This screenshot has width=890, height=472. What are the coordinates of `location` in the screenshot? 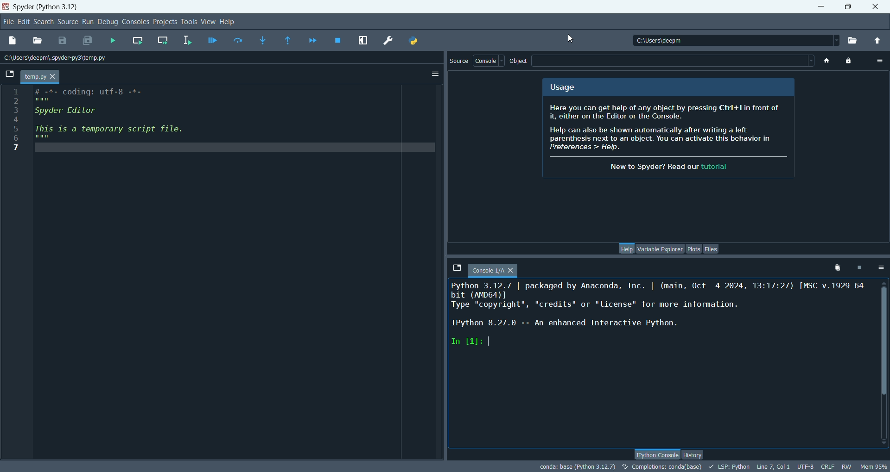 It's located at (736, 41).